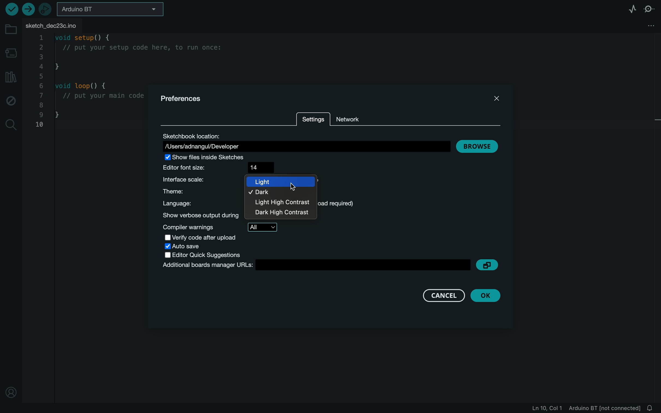  I want to click on board manager, so click(316, 265).